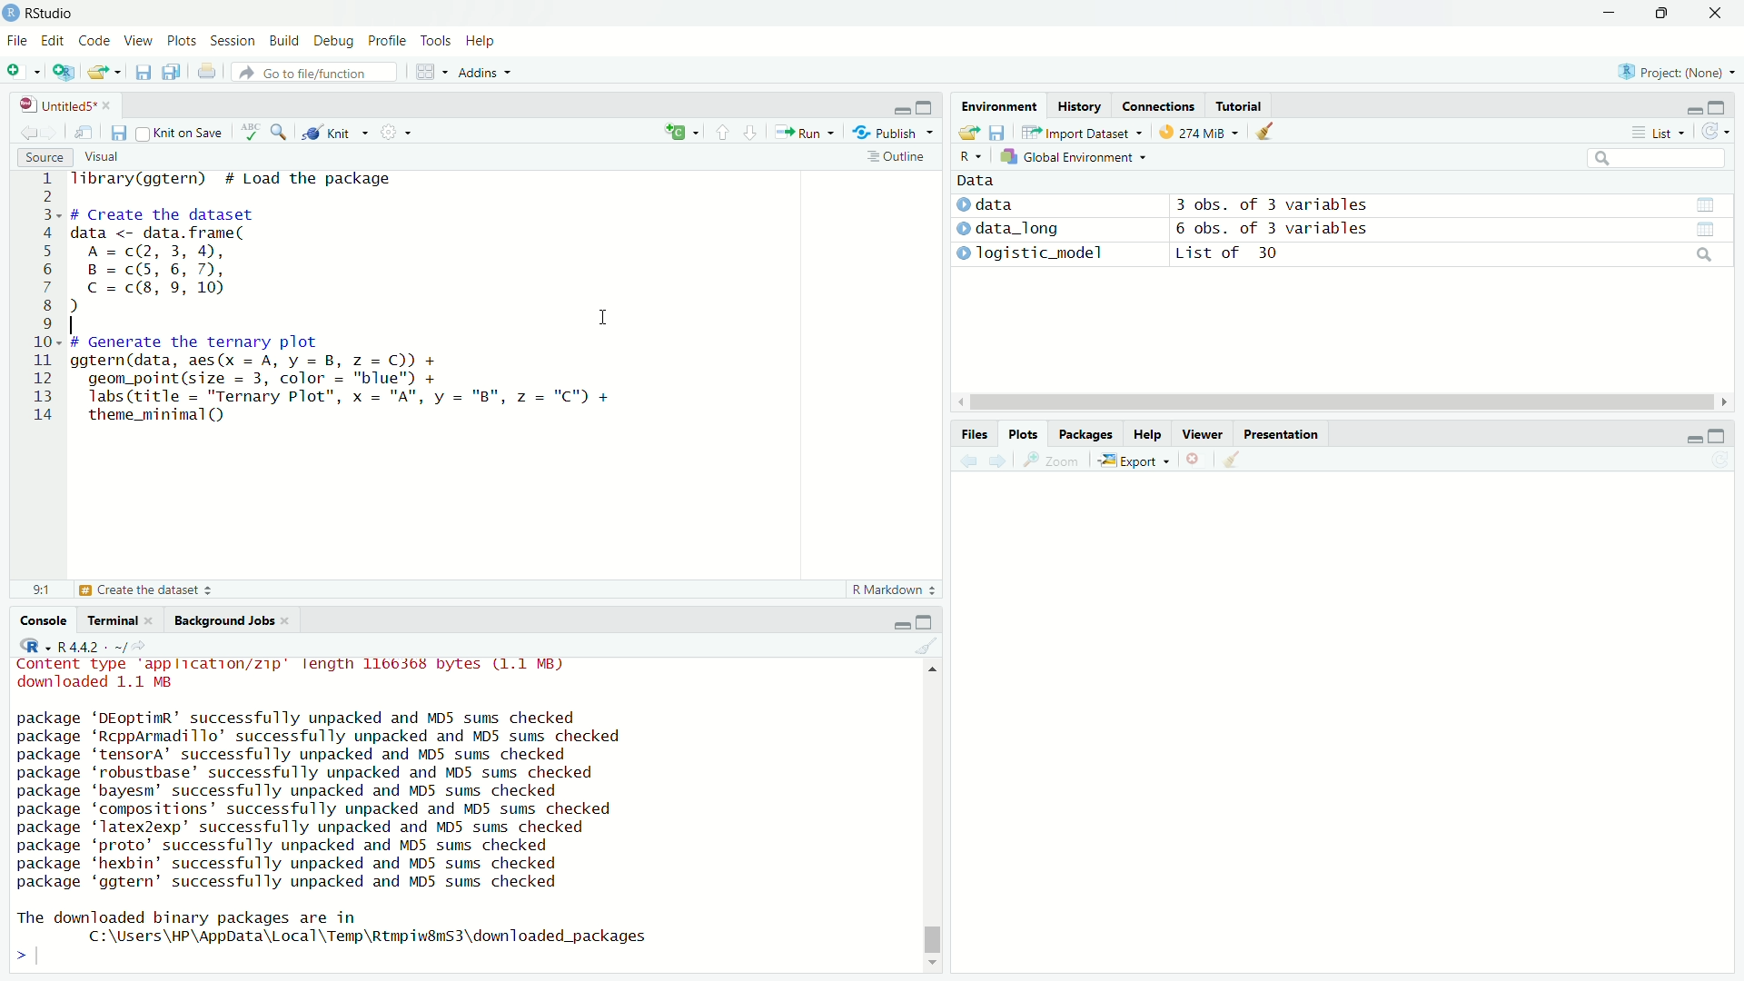  What do you see at coordinates (356, 305) in the screenshot?
I see `library(ggtern) # Load the package
# Create the dataset
data <- data.frame(
A=c, 3,4,
B =c(5, 6, 7),
C =c(8, 9, 10)
)
I
# Generate the ternary plot
ggtern(data, aes(x = A, y = B, z = 0) +
geom_point(size = 3, color = "blue") +
labs(title = "Ternary Plot", x = "A", y = "8", z = "C") +
theme_minimal()` at bounding box center [356, 305].